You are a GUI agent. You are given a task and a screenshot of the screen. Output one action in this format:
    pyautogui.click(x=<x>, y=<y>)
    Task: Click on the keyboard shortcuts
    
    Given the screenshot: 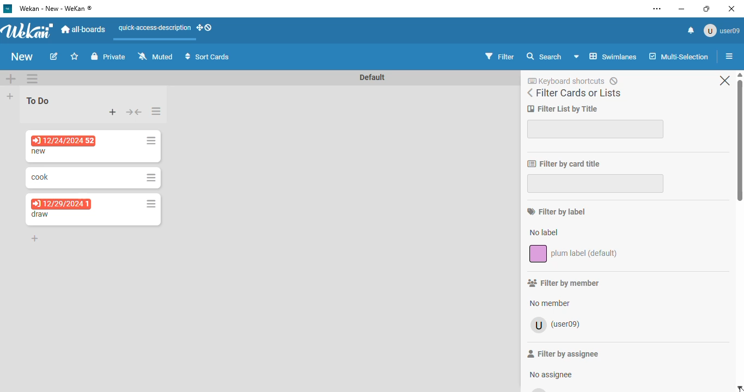 What is the action you would take?
    pyautogui.click(x=572, y=81)
    